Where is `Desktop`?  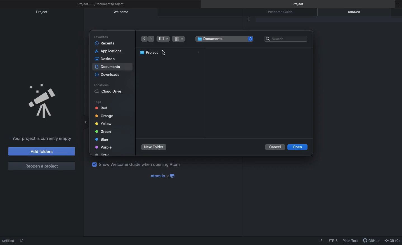
Desktop is located at coordinates (107, 59).